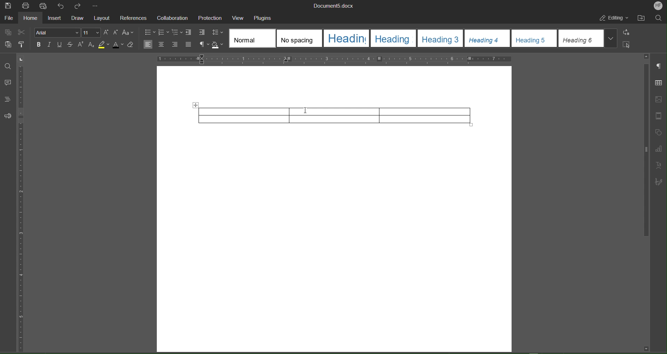 Image resolution: width=667 pixels, height=354 pixels. Describe the element at coordinates (240, 18) in the screenshot. I see `View` at that location.